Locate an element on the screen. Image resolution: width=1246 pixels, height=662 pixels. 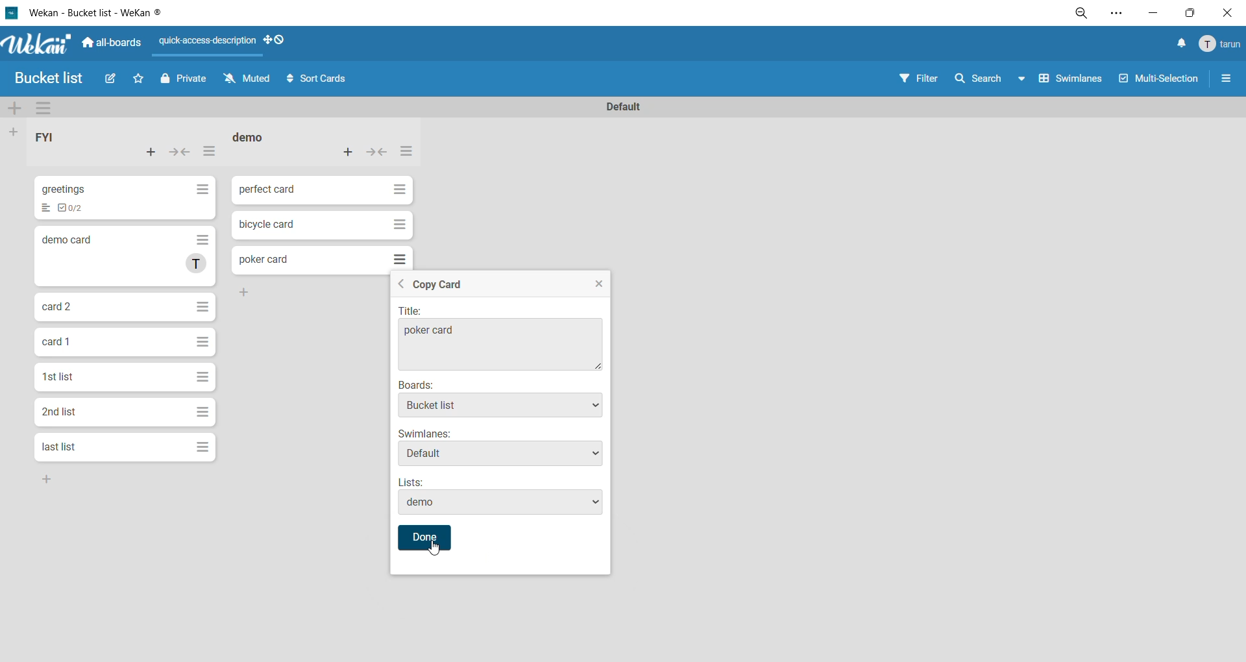
list title is located at coordinates (55, 140).